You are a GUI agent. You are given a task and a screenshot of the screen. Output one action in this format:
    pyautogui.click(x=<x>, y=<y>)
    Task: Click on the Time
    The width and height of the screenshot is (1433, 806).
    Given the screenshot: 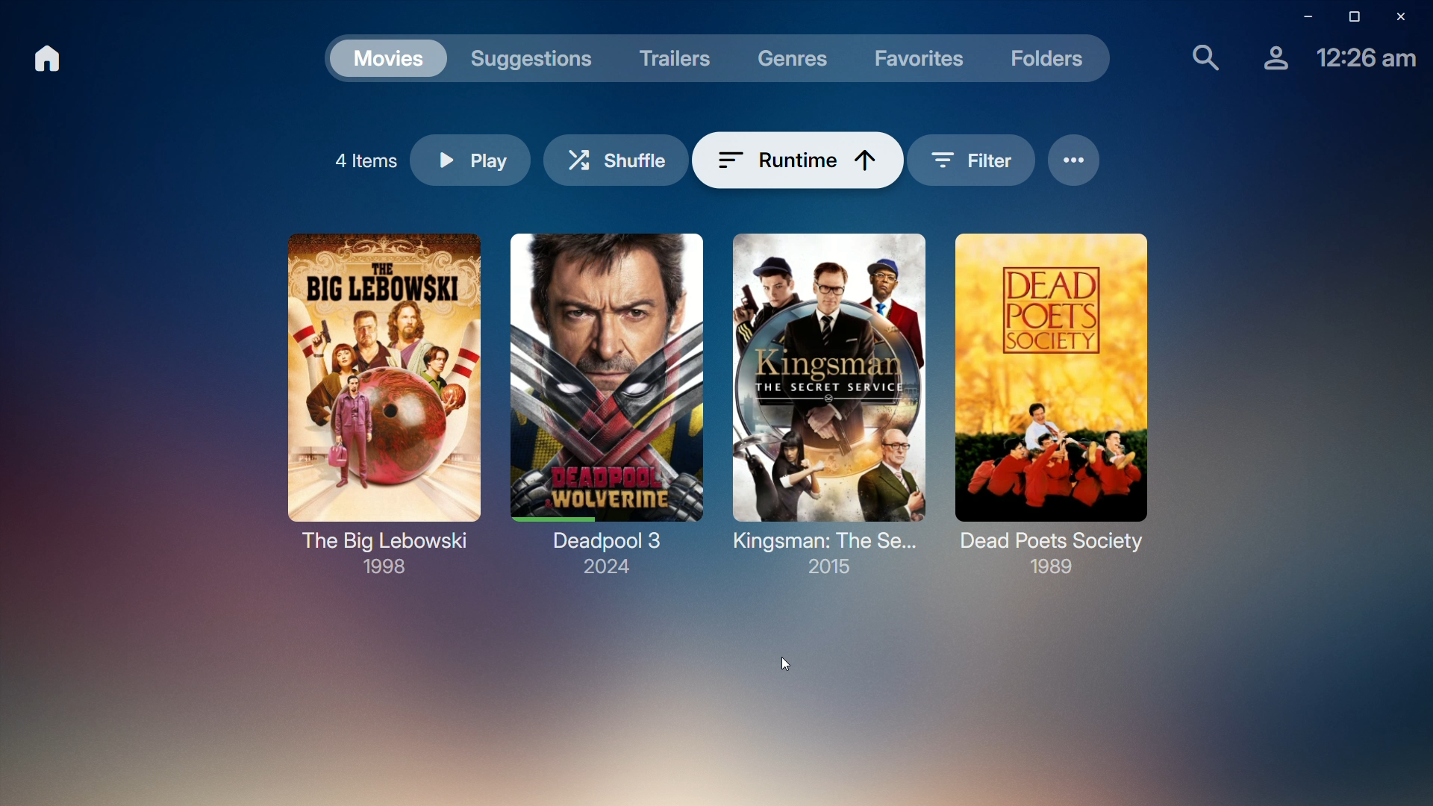 What is the action you would take?
    pyautogui.click(x=1362, y=63)
    